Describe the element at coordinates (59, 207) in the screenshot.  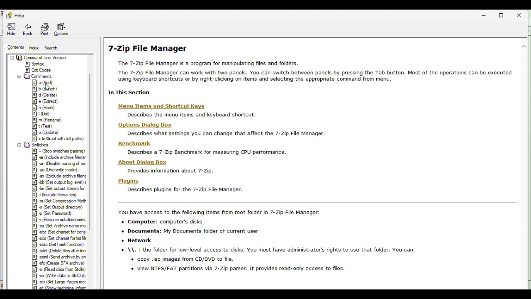
I see `-o` at that location.